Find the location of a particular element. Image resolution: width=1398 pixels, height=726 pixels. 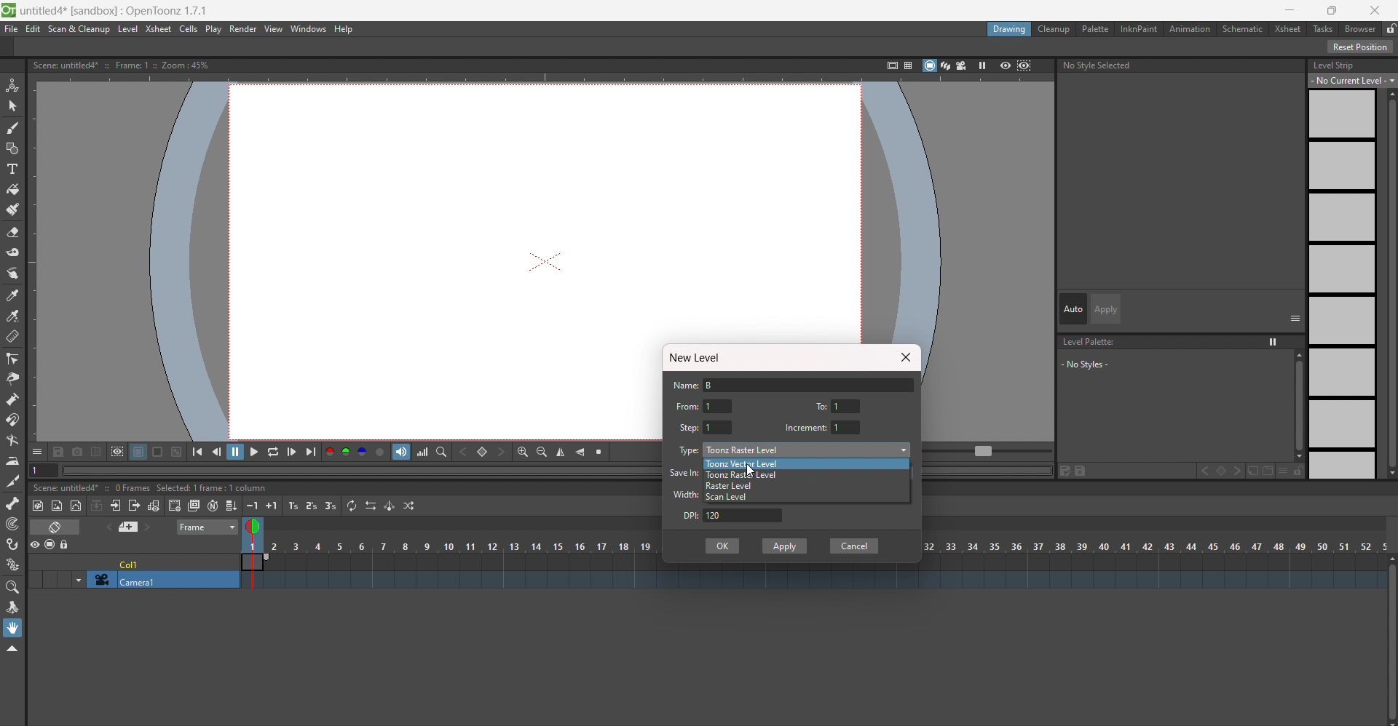

first  frame is located at coordinates (202, 451).